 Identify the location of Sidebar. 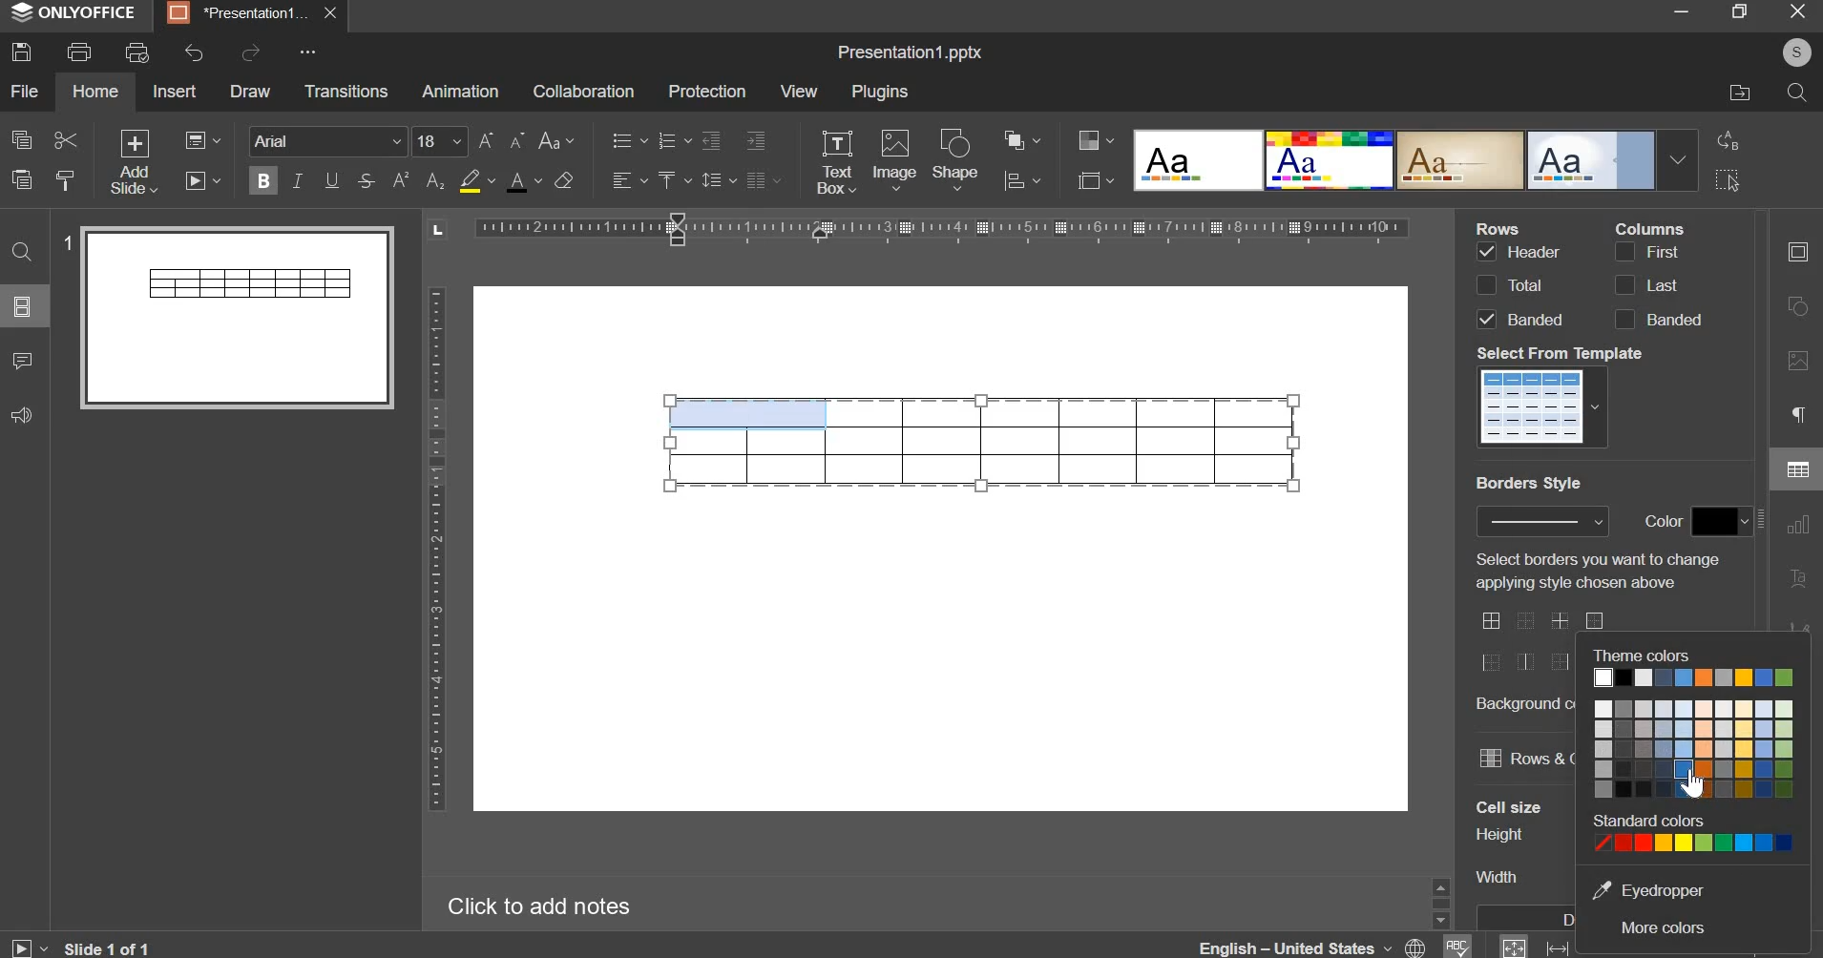
(1439, 901).